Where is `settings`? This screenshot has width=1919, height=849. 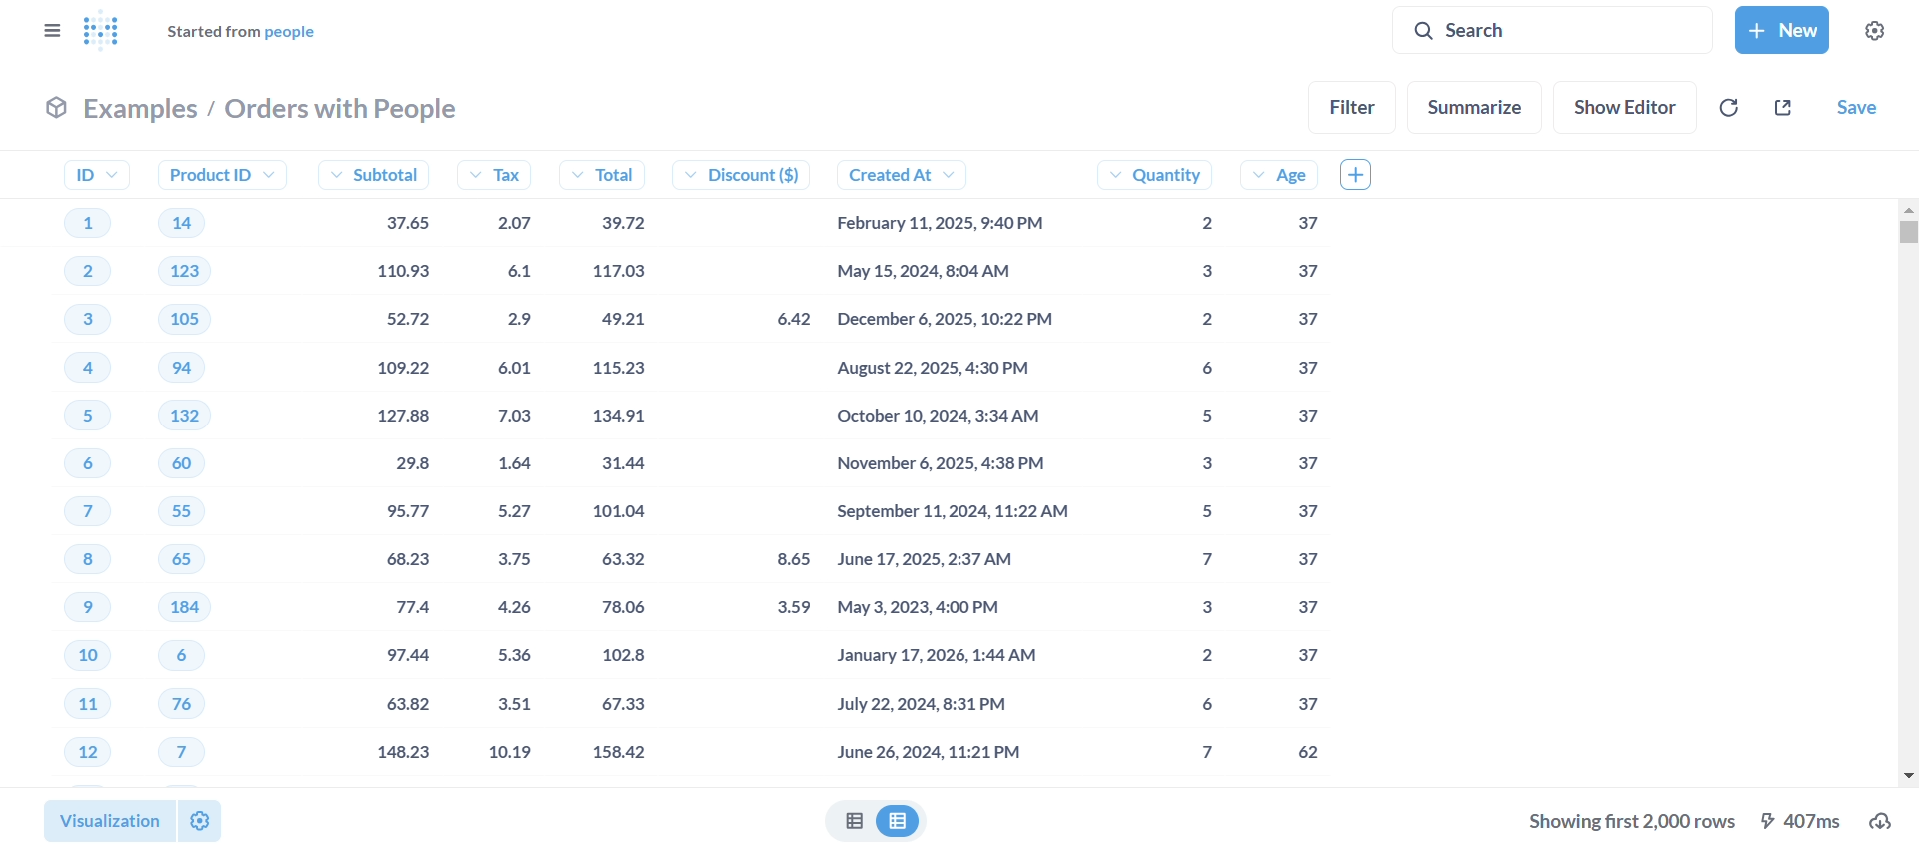
settings is located at coordinates (1880, 29).